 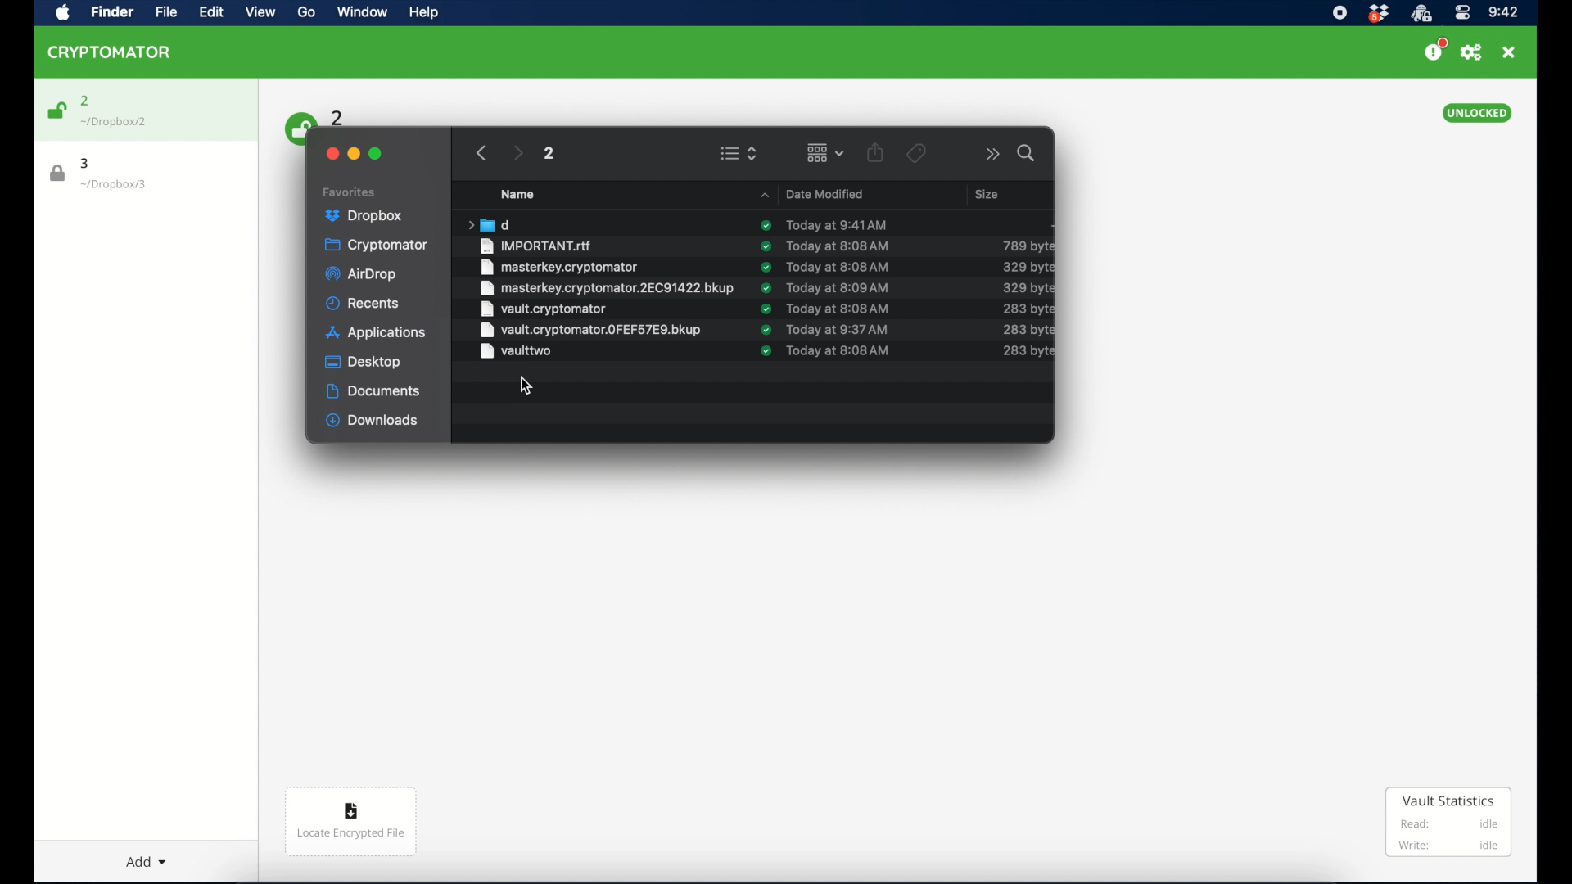 What do you see at coordinates (993, 154) in the screenshot?
I see `more options` at bounding box center [993, 154].